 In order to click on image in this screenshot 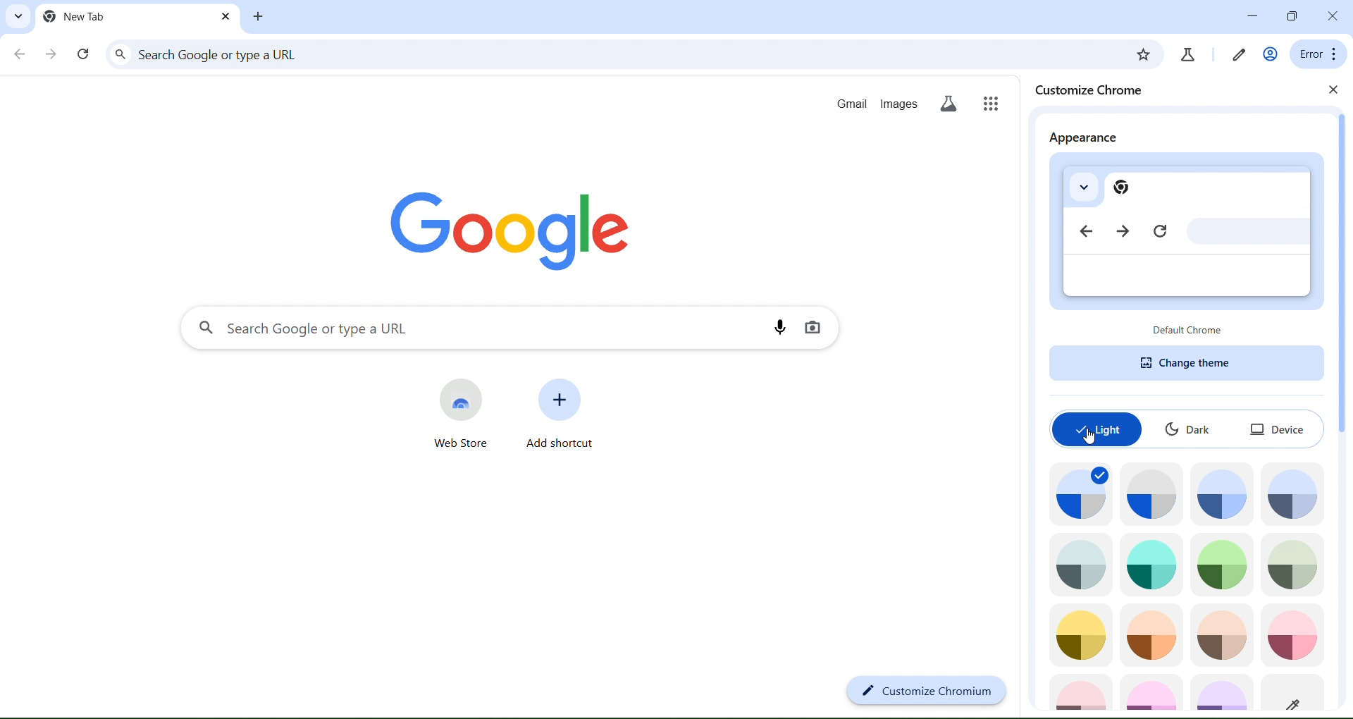, I will do `click(1293, 565)`.